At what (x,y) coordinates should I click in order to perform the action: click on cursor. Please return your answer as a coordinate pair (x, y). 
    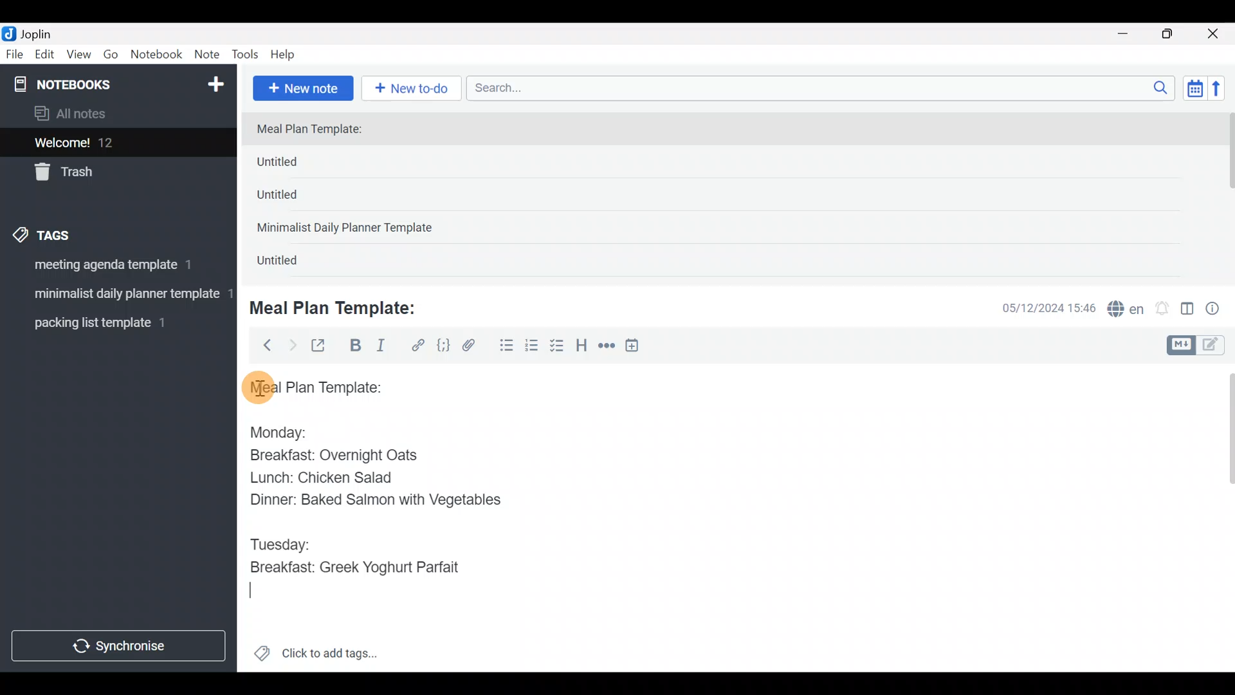
    Looking at the image, I should click on (257, 387).